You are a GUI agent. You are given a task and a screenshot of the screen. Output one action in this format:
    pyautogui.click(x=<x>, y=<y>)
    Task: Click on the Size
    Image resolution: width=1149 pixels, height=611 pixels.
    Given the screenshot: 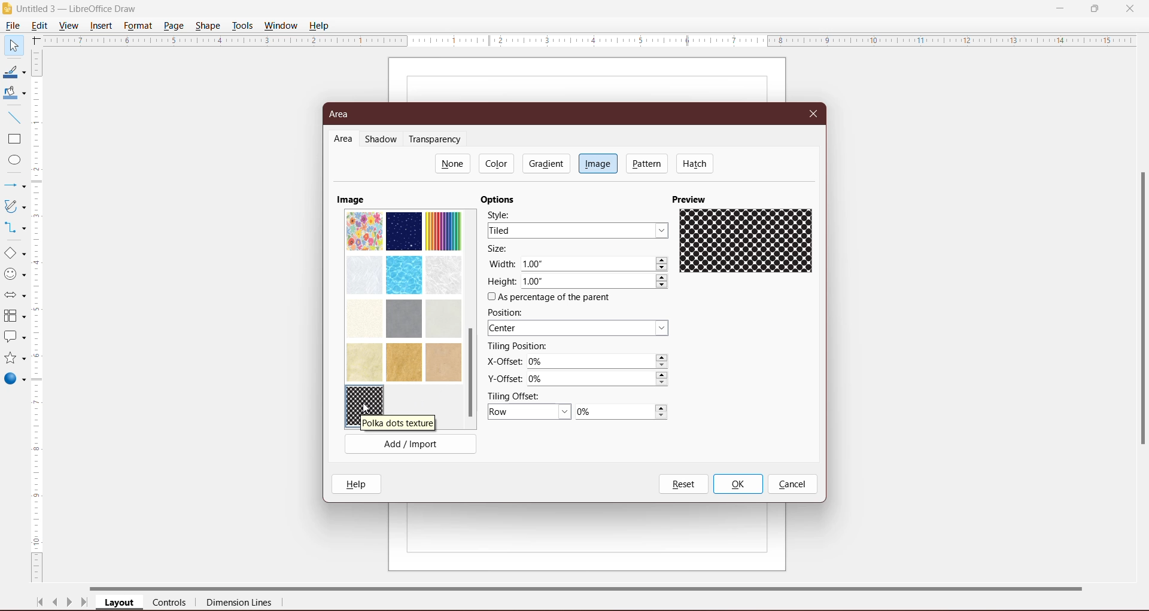 What is the action you would take?
    pyautogui.click(x=501, y=249)
    